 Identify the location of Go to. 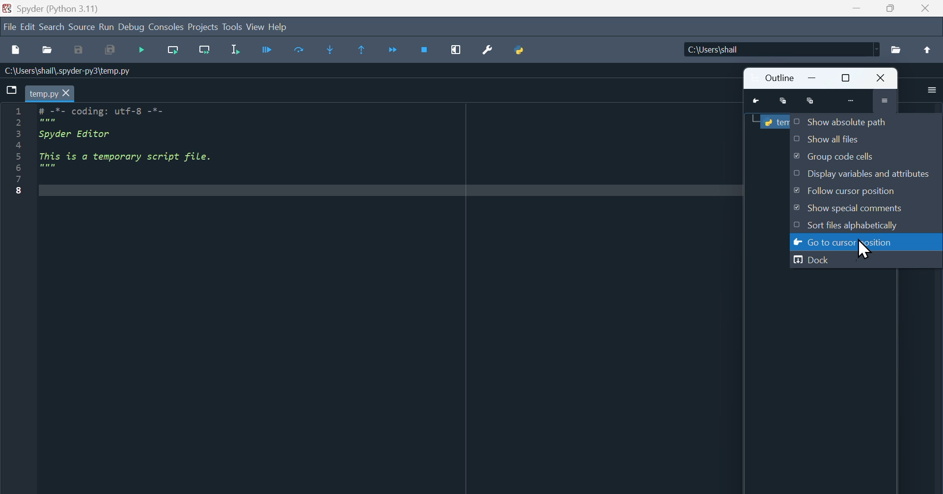
(756, 101).